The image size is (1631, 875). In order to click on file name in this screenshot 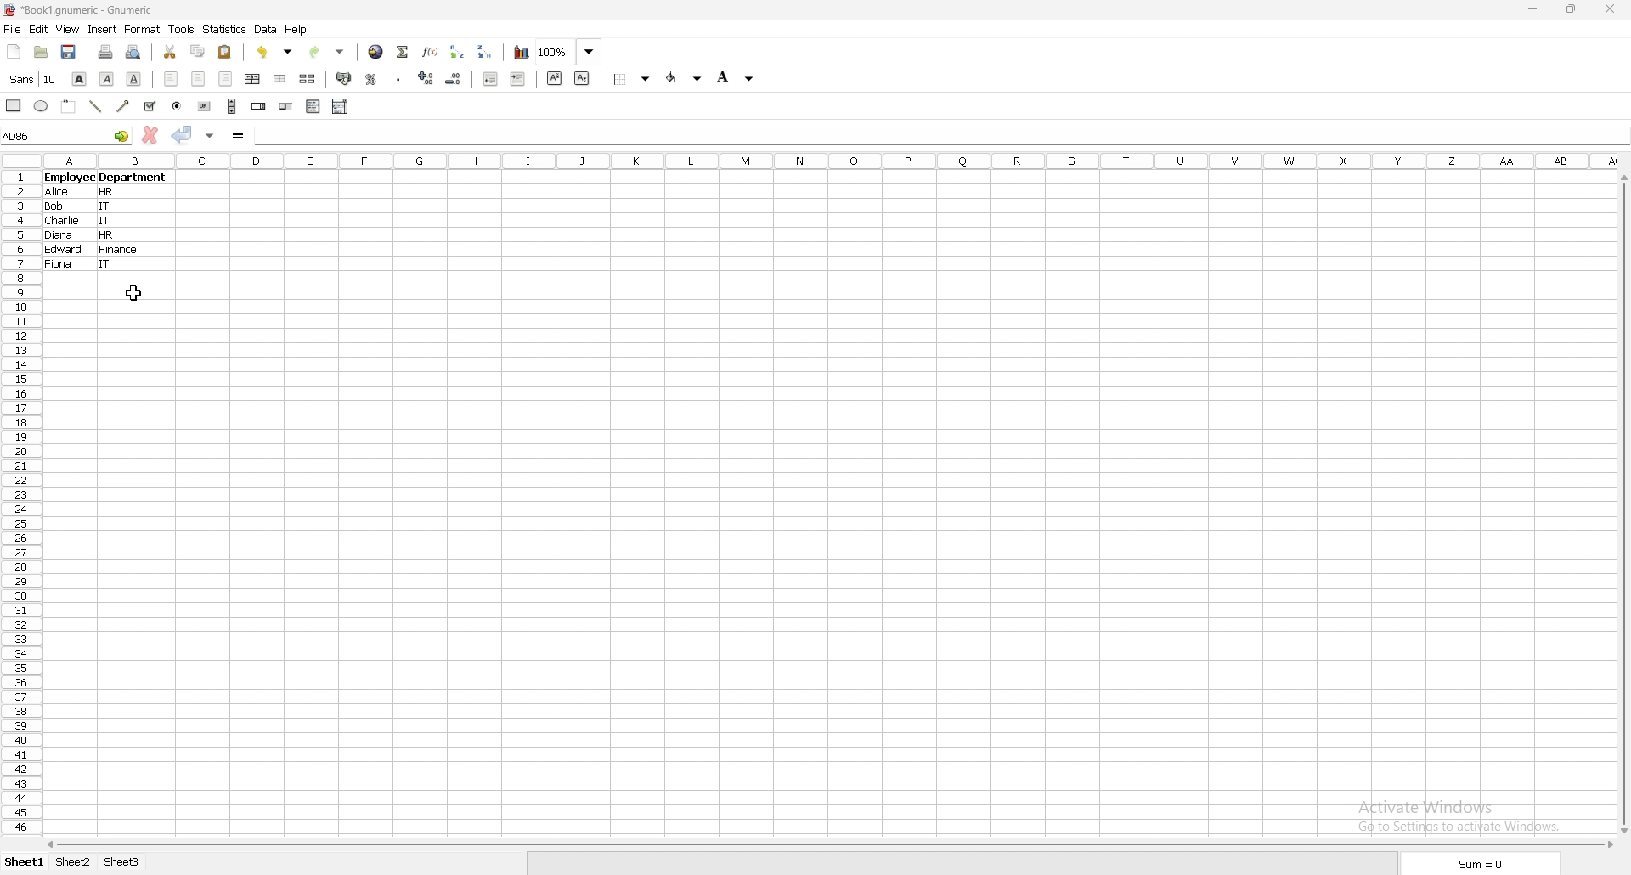, I will do `click(80, 10)`.